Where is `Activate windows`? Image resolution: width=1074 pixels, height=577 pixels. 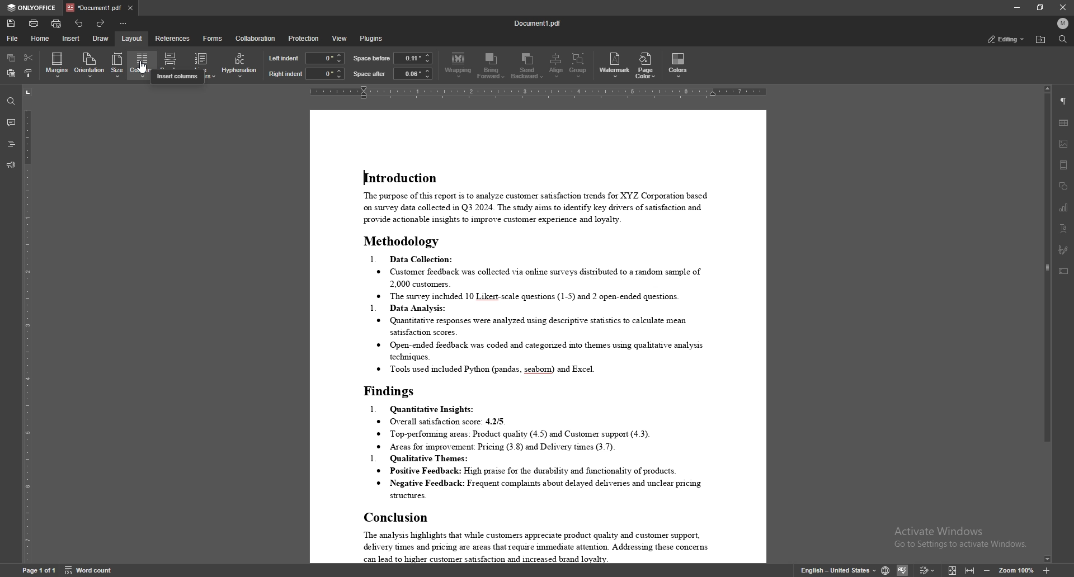 Activate windows is located at coordinates (958, 538).